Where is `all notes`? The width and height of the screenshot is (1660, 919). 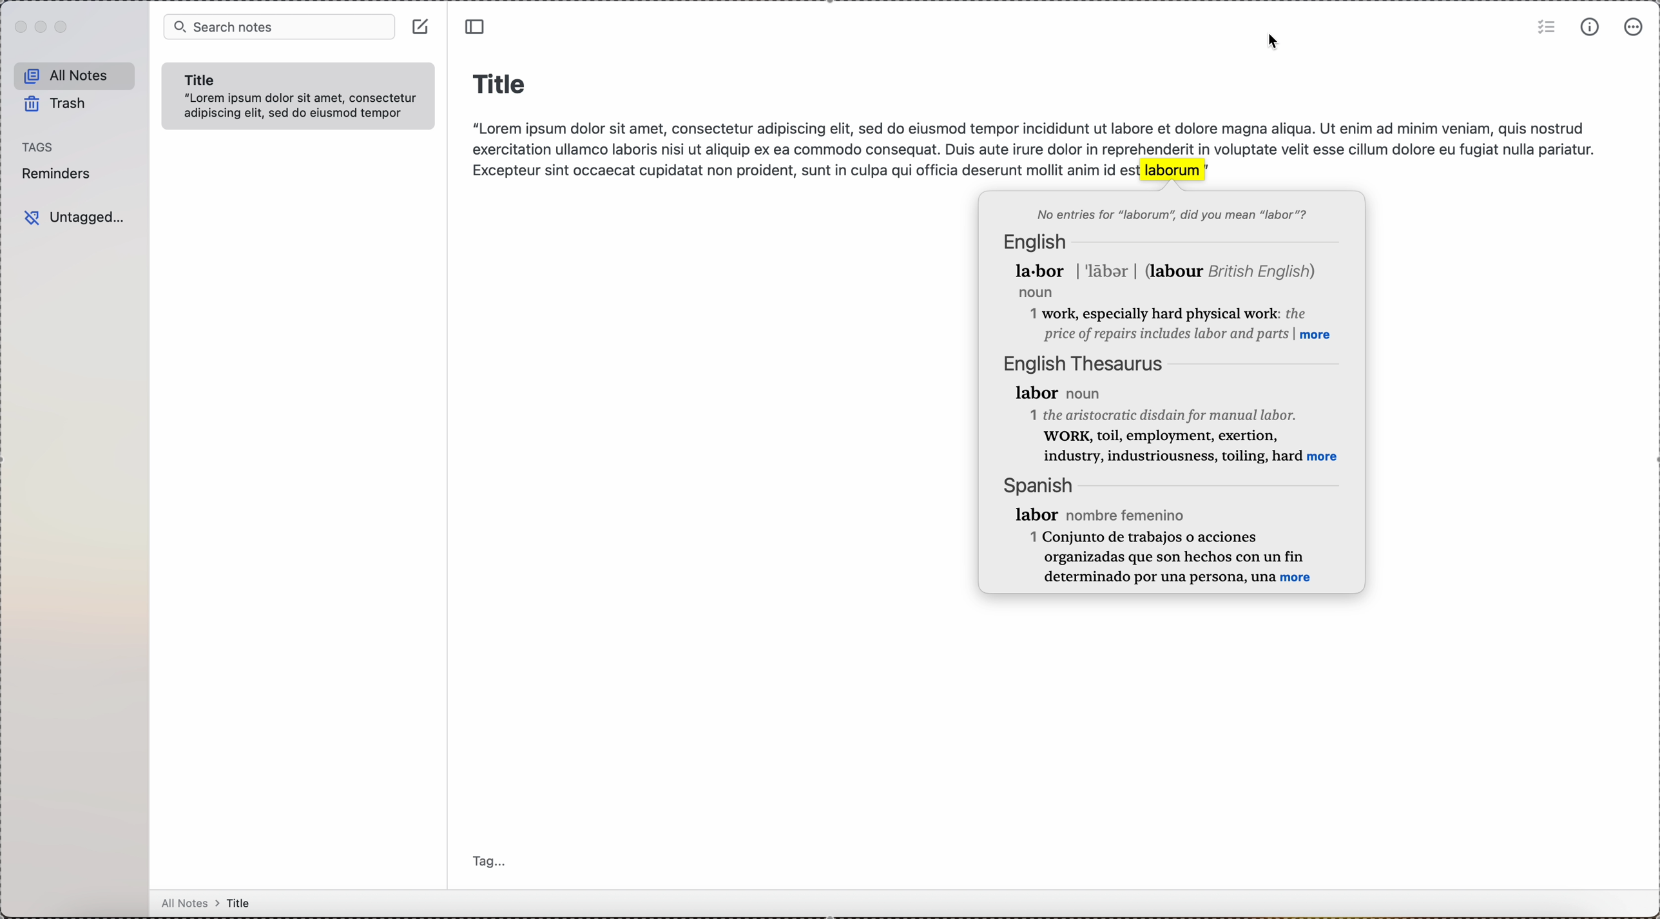 all notes is located at coordinates (75, 74).